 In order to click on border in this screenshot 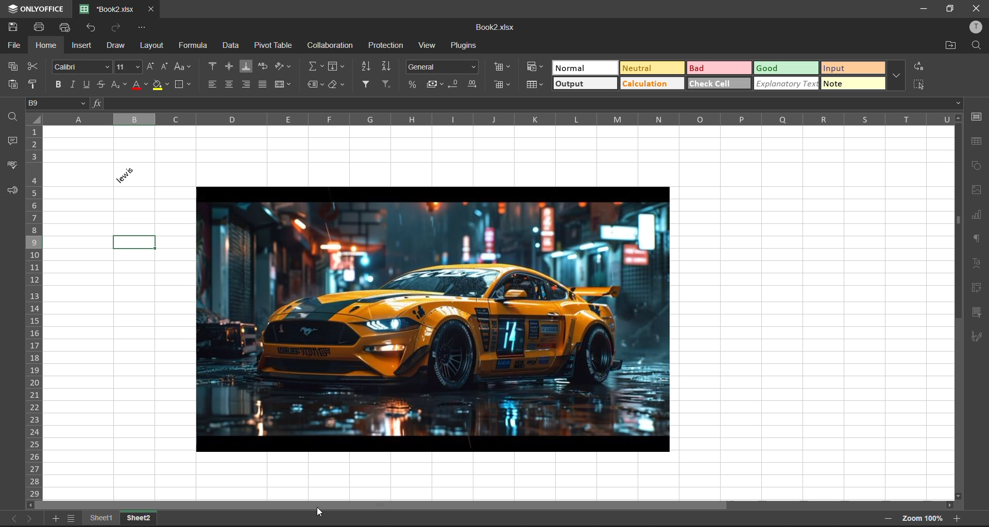, I will do `click(183, 85)`.